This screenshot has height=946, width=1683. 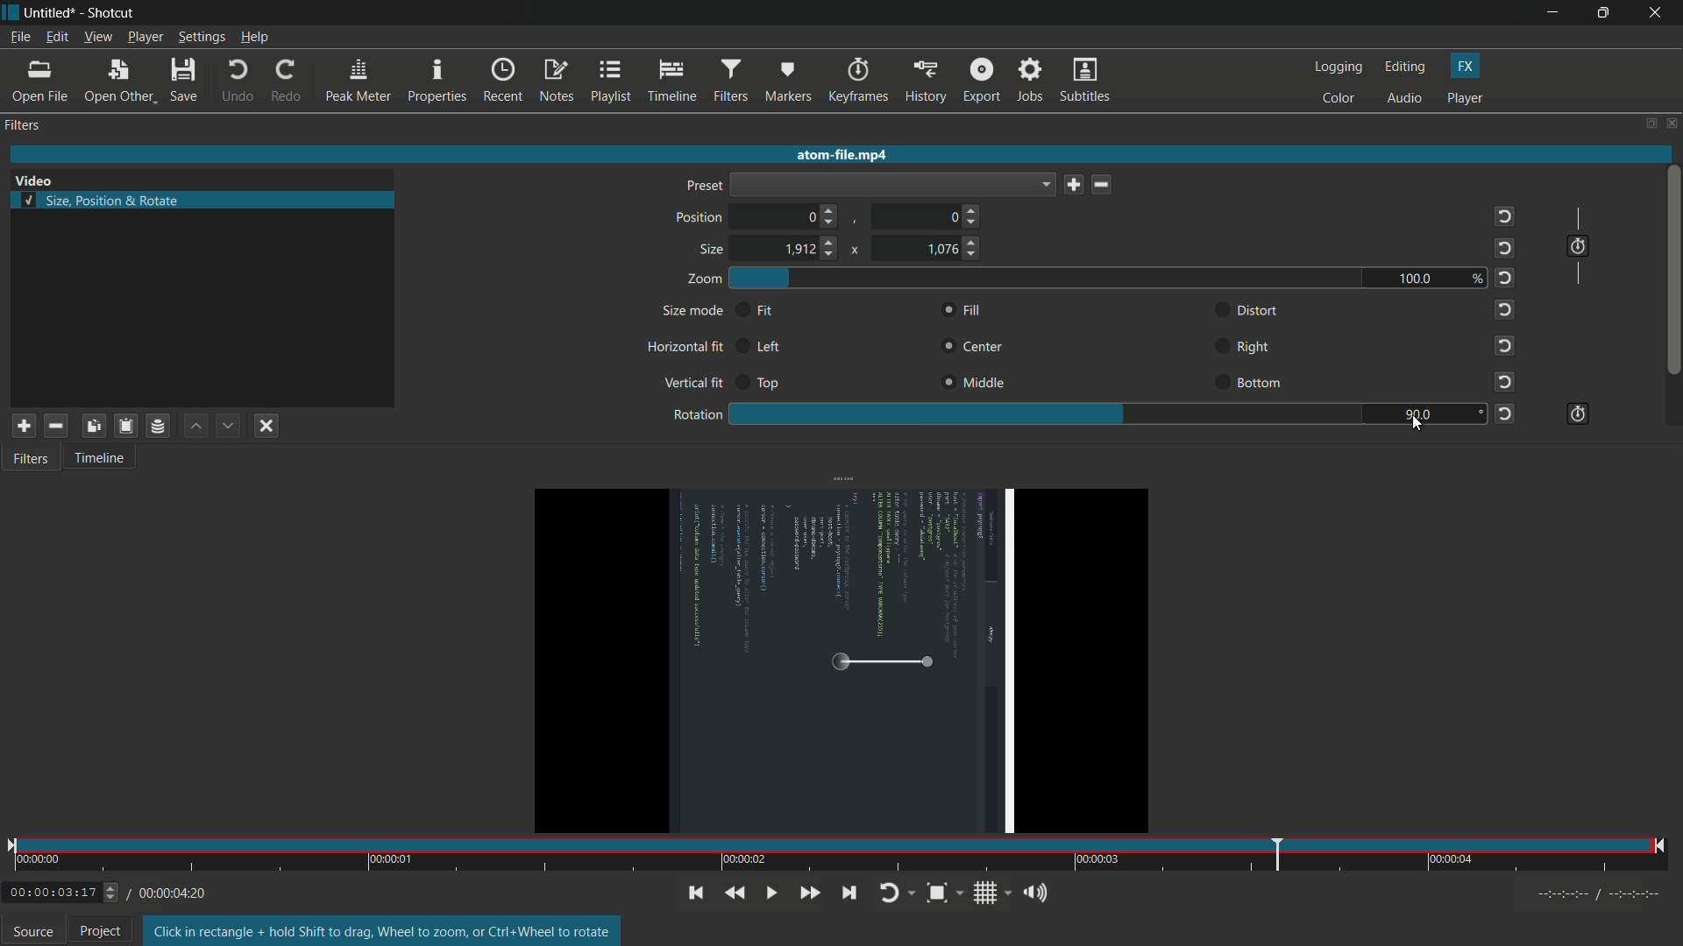 What do you see at coordinates (838, 856) in the screenshot?
I see `time and position` at bounding box center [838, 856].